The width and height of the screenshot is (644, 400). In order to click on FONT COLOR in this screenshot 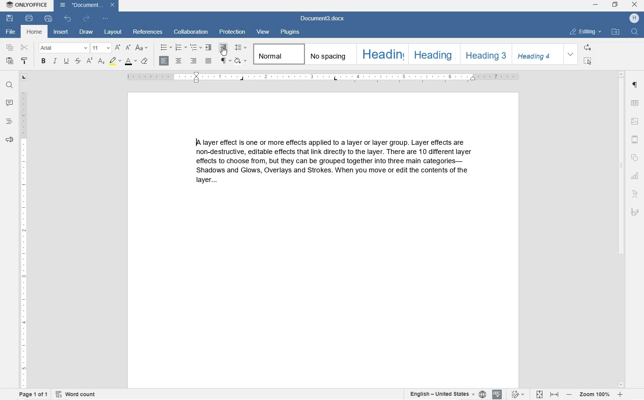, I will do `click(130, 61)`.